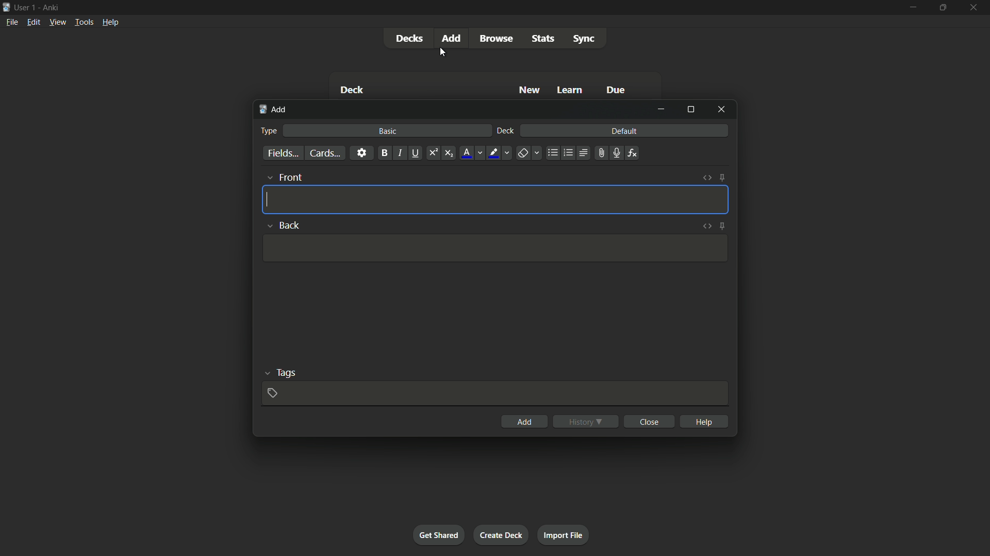 This screenshot has width=990, height=556. Describe the element at coordinates (272, 393) in the screenshot. I see `add tag` at that location.